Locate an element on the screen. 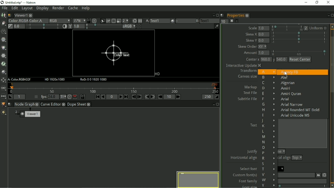 The height and width of the screenshot is (188, 334). M is located at coordinates (269, 137).